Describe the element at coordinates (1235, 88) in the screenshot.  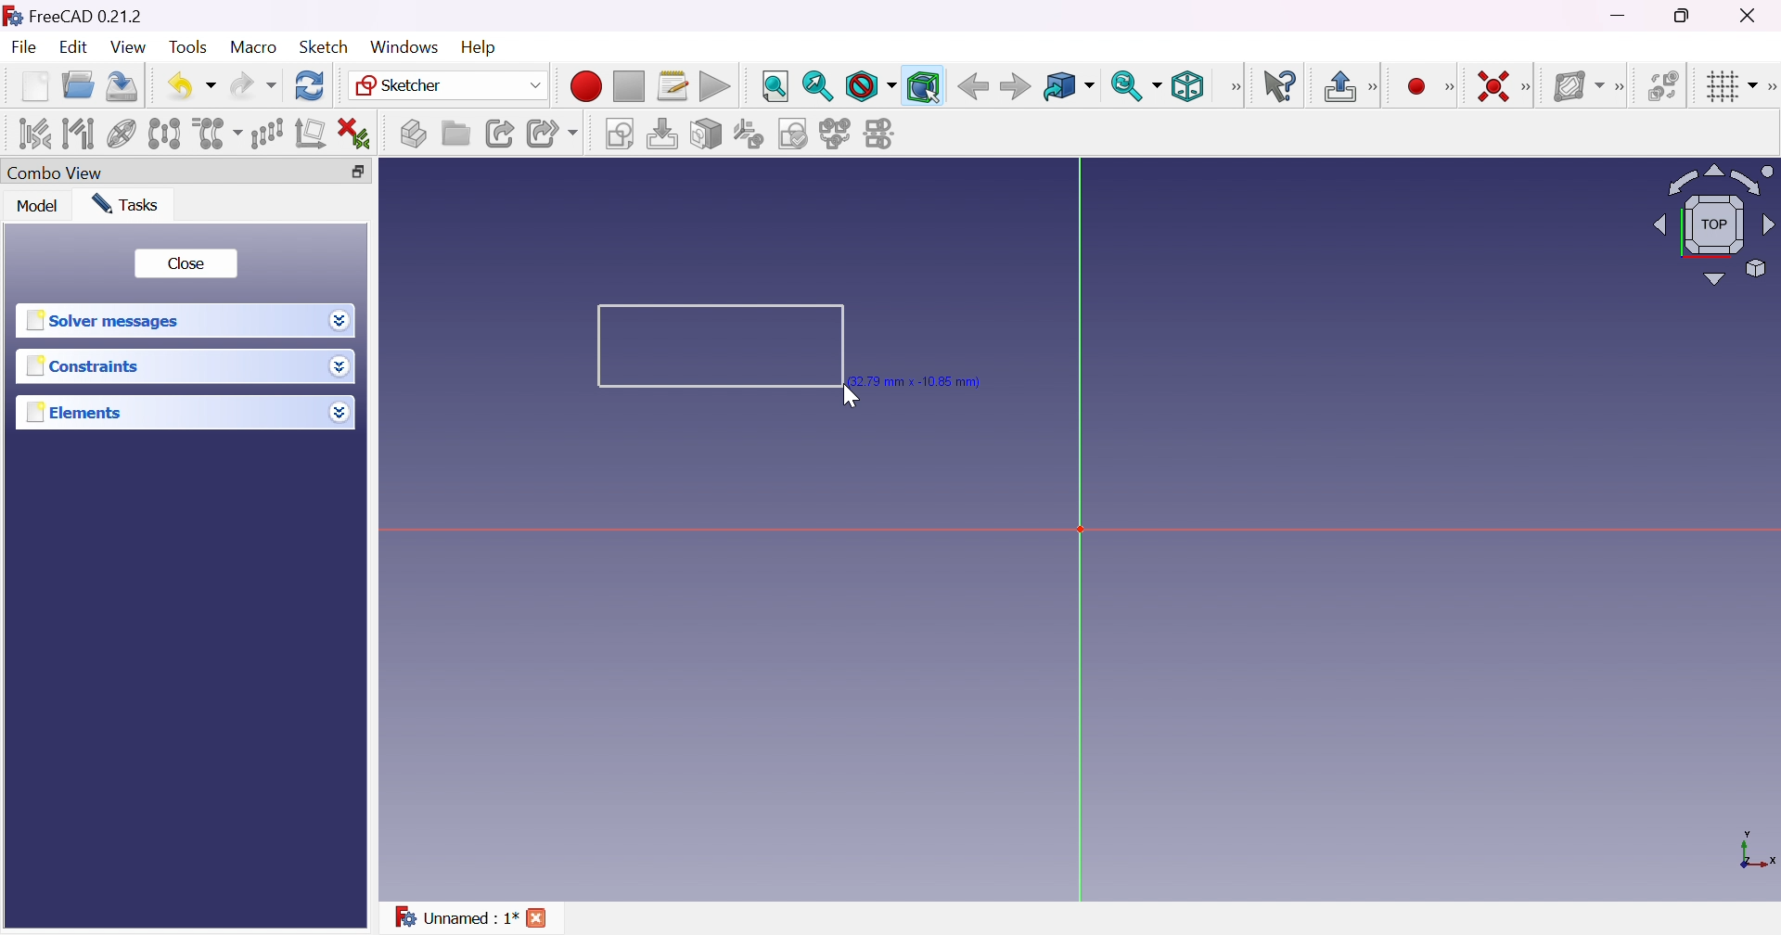
I see `View` at that location.